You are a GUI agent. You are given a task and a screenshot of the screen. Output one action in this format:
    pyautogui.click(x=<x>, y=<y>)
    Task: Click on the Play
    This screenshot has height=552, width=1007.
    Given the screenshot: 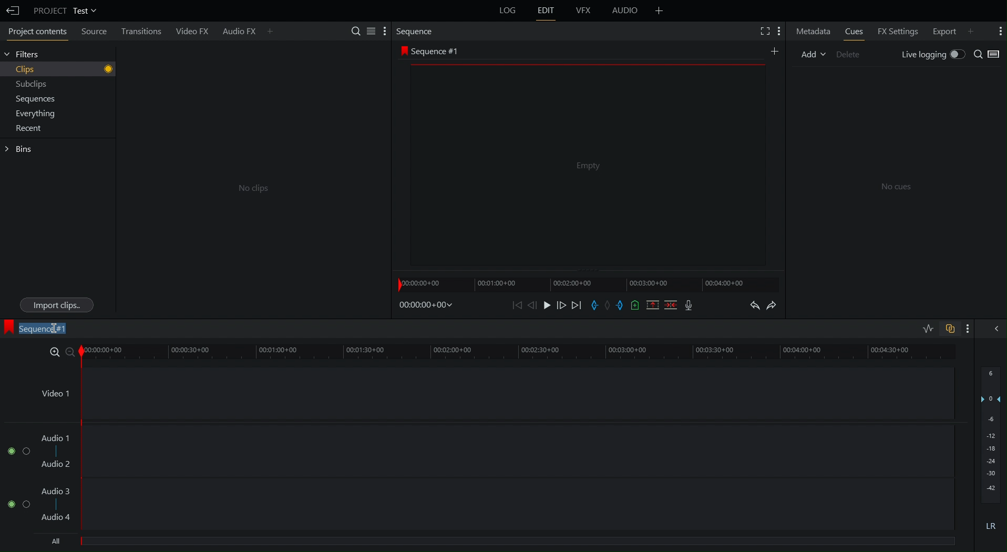 What is the action you would take?
    pyautogui.click(x=547, y=305)
    